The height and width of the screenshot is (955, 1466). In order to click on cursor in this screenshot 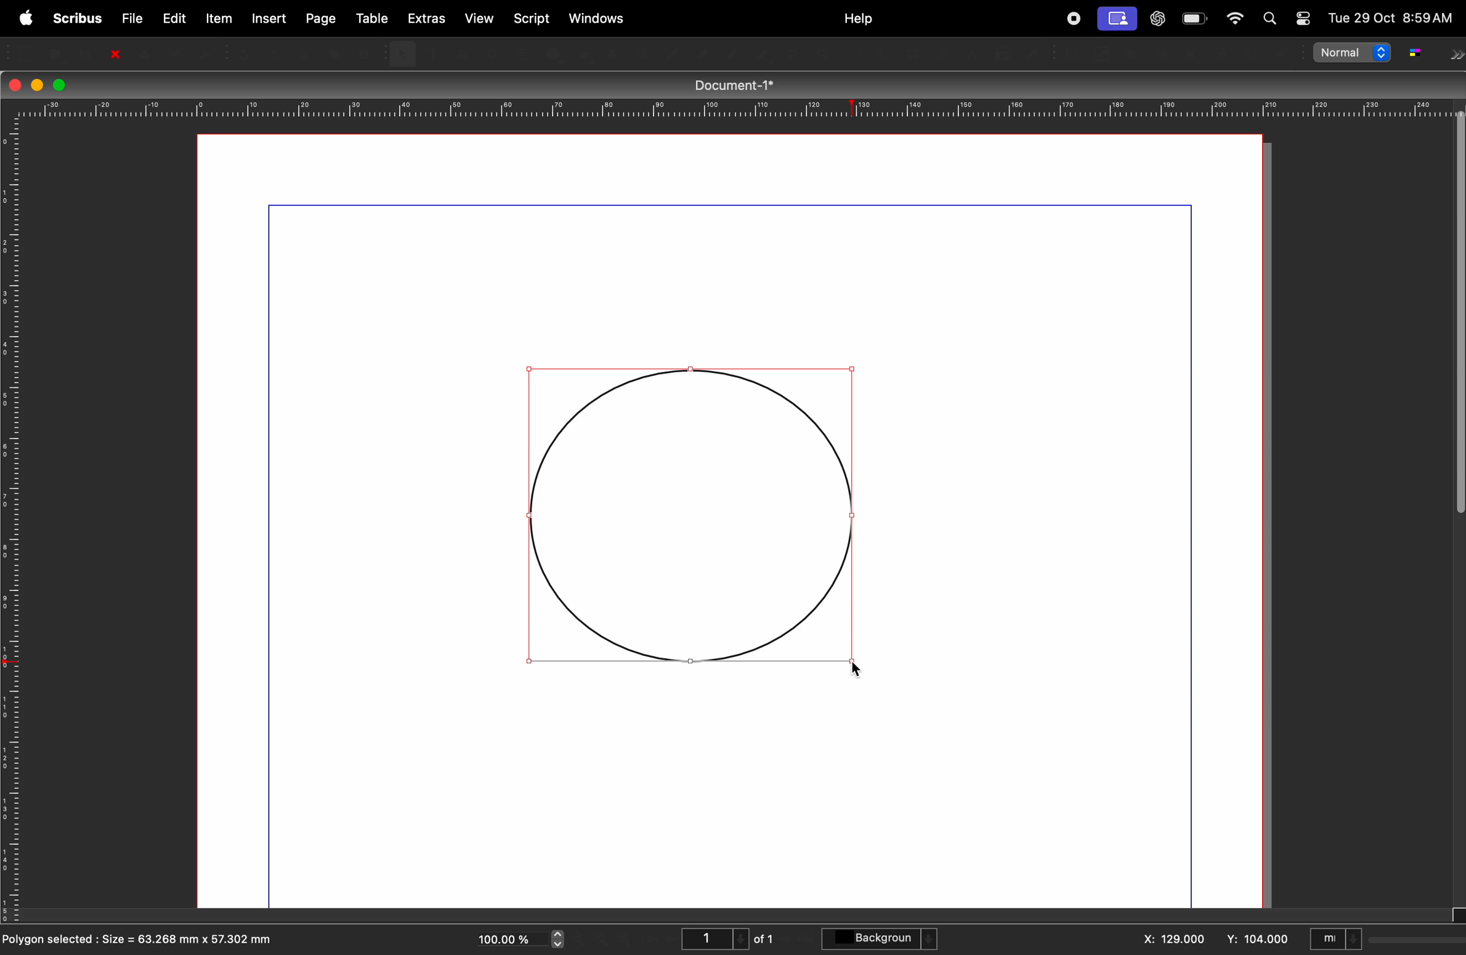, I will do `click(858, 669)`.